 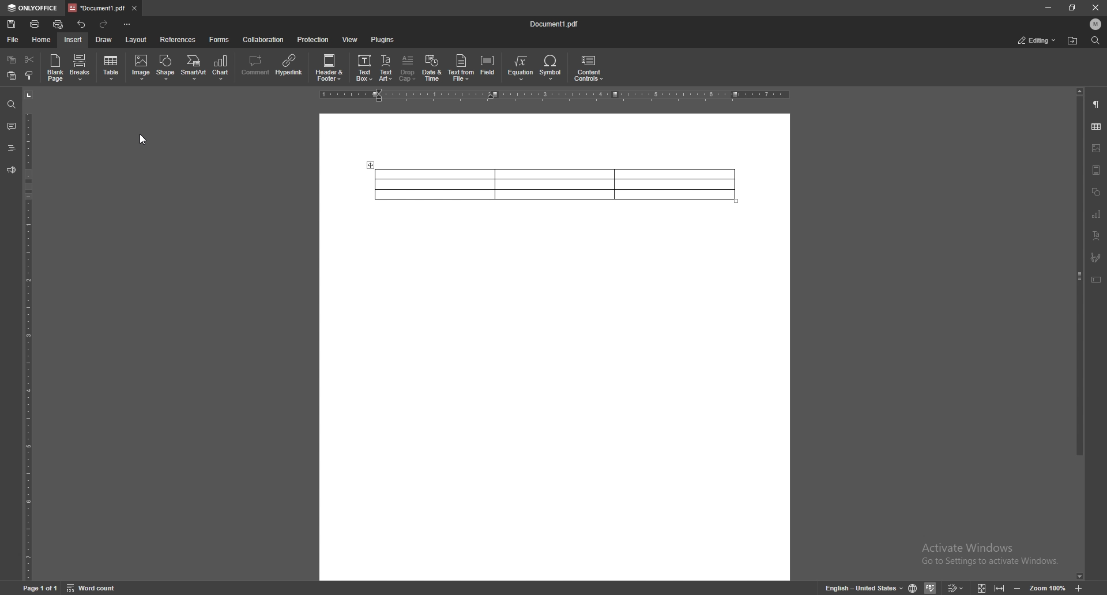 What do you see at coordinates (590, 69) in the screenshot?
I see `content controls` at bounding box center [590, 69].